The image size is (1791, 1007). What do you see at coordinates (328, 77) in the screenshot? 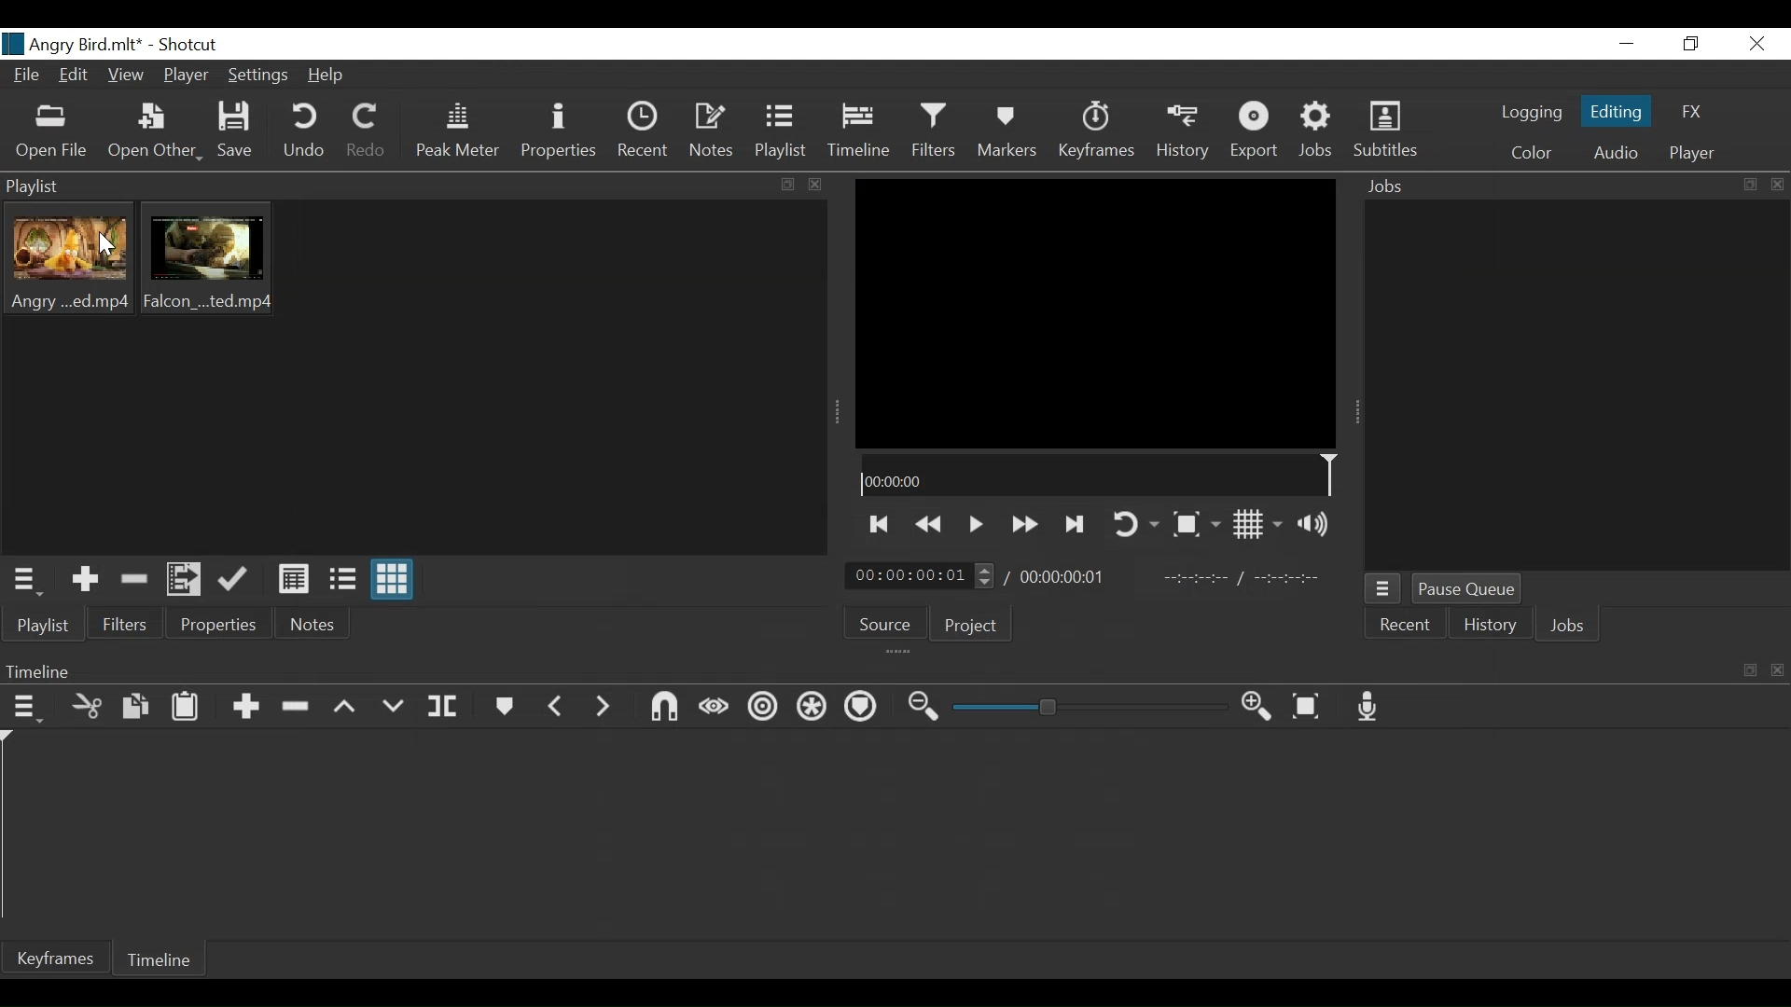
I see `Help` at bounding box center [328, 77].